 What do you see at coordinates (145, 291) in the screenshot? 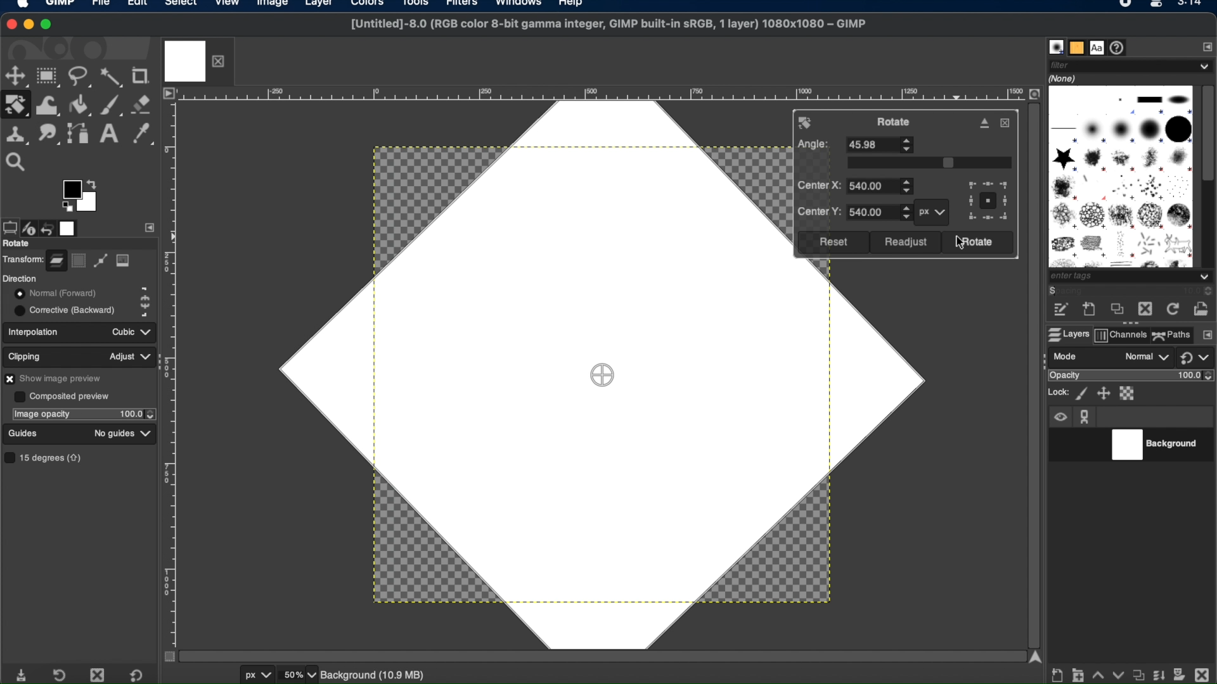
I see `normal forward` at bounding box center [145, 291].